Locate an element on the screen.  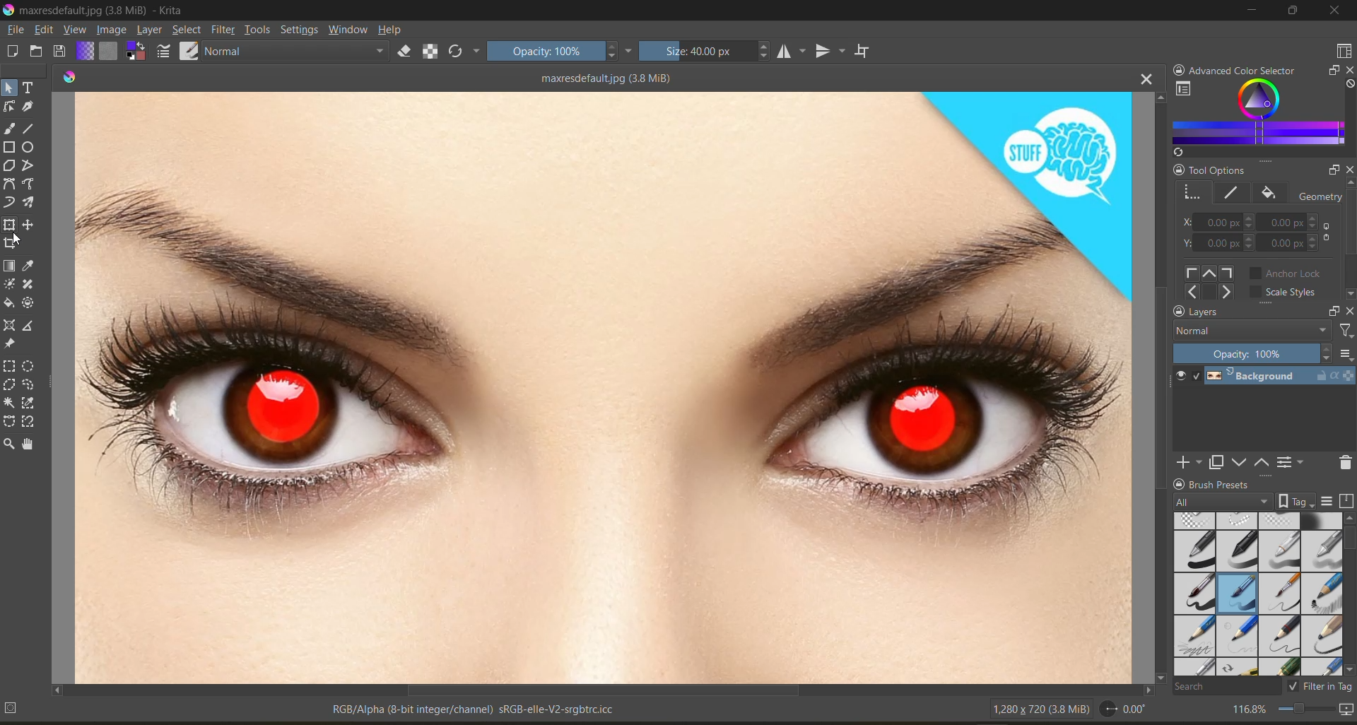
tool is located at coordinates (8, 345).